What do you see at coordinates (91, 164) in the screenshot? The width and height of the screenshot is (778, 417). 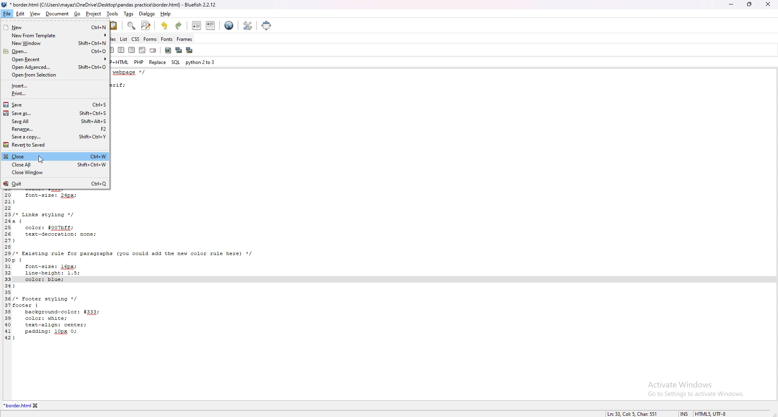 I see `ctrl+shift+w` at bounding box center [91, 164].